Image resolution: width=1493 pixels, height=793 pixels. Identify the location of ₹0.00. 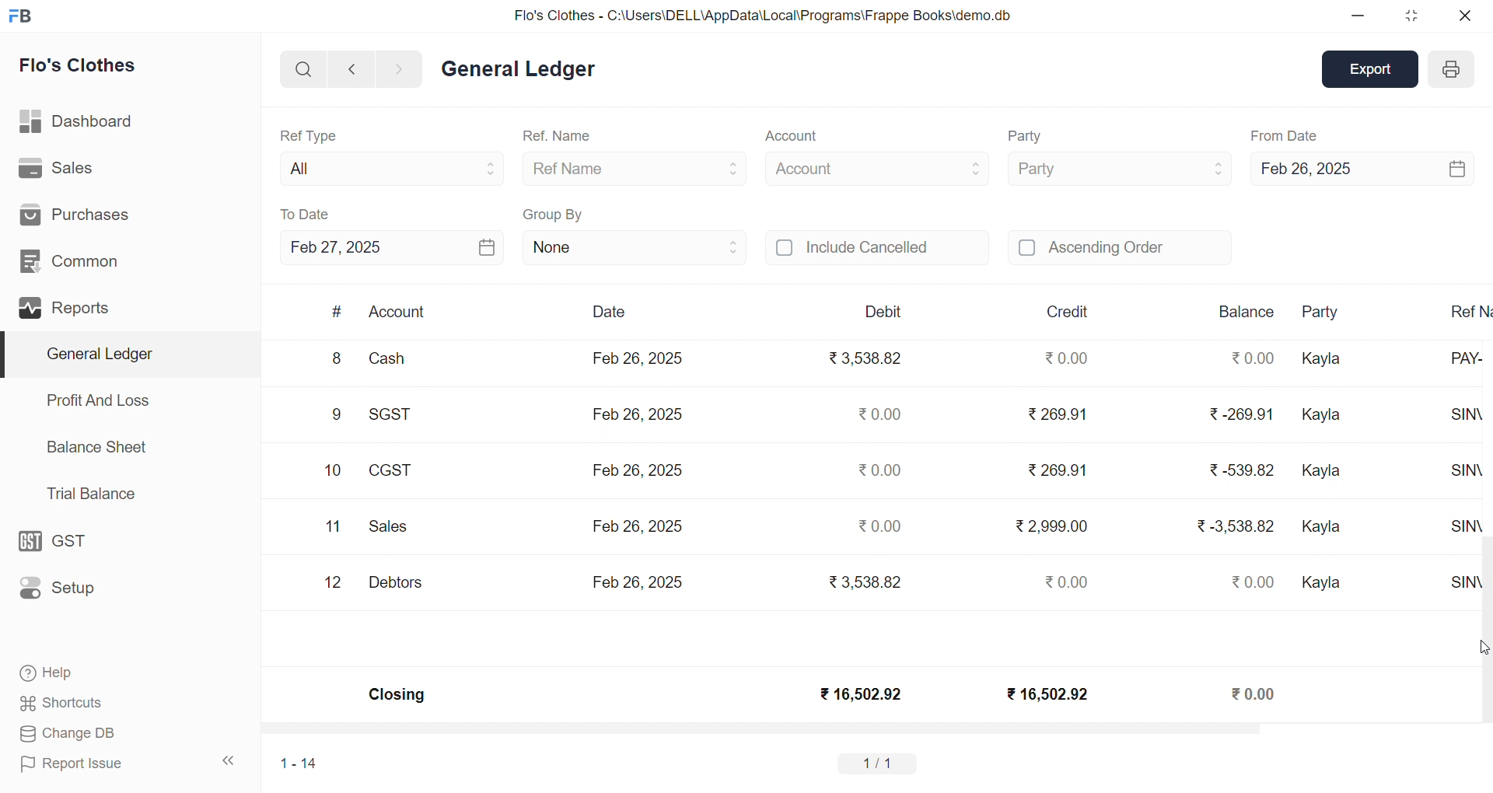
(882, 522).